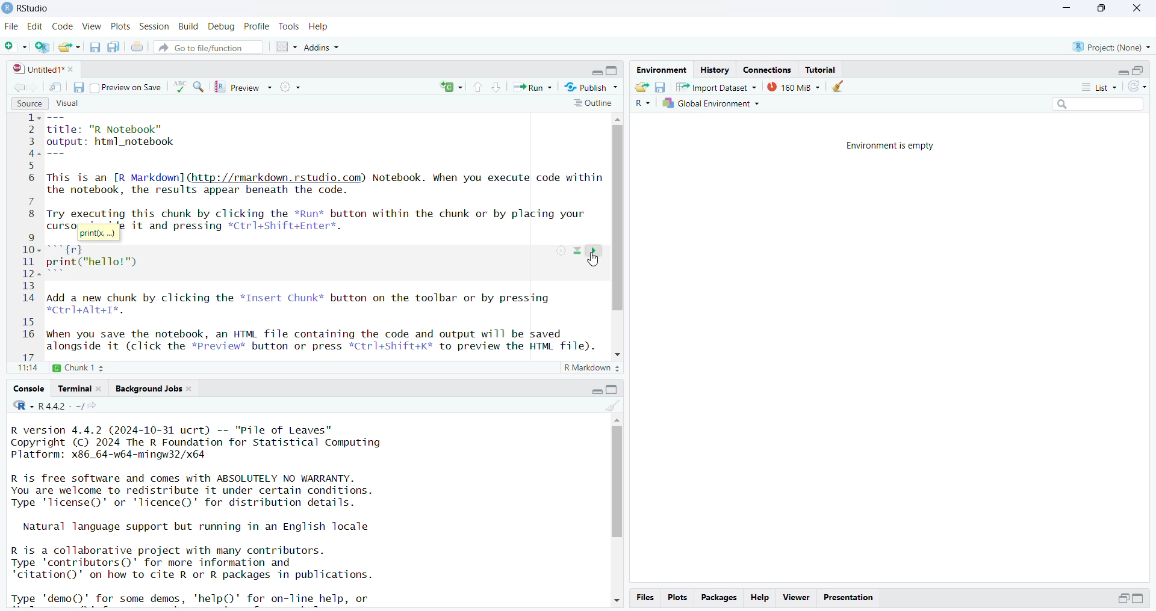 The image size is (1156, 611). I want to click on session, so click(155, 27).